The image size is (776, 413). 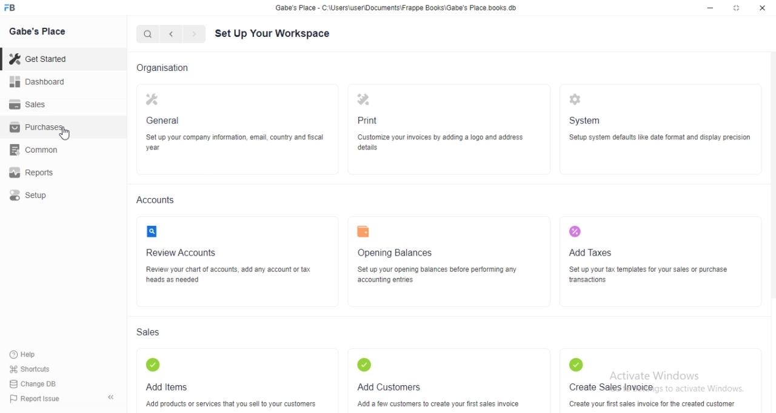 What do you see at coordinates (63, 195) in the screenshot?
I see `Setup` at bounding box center [63, 195].